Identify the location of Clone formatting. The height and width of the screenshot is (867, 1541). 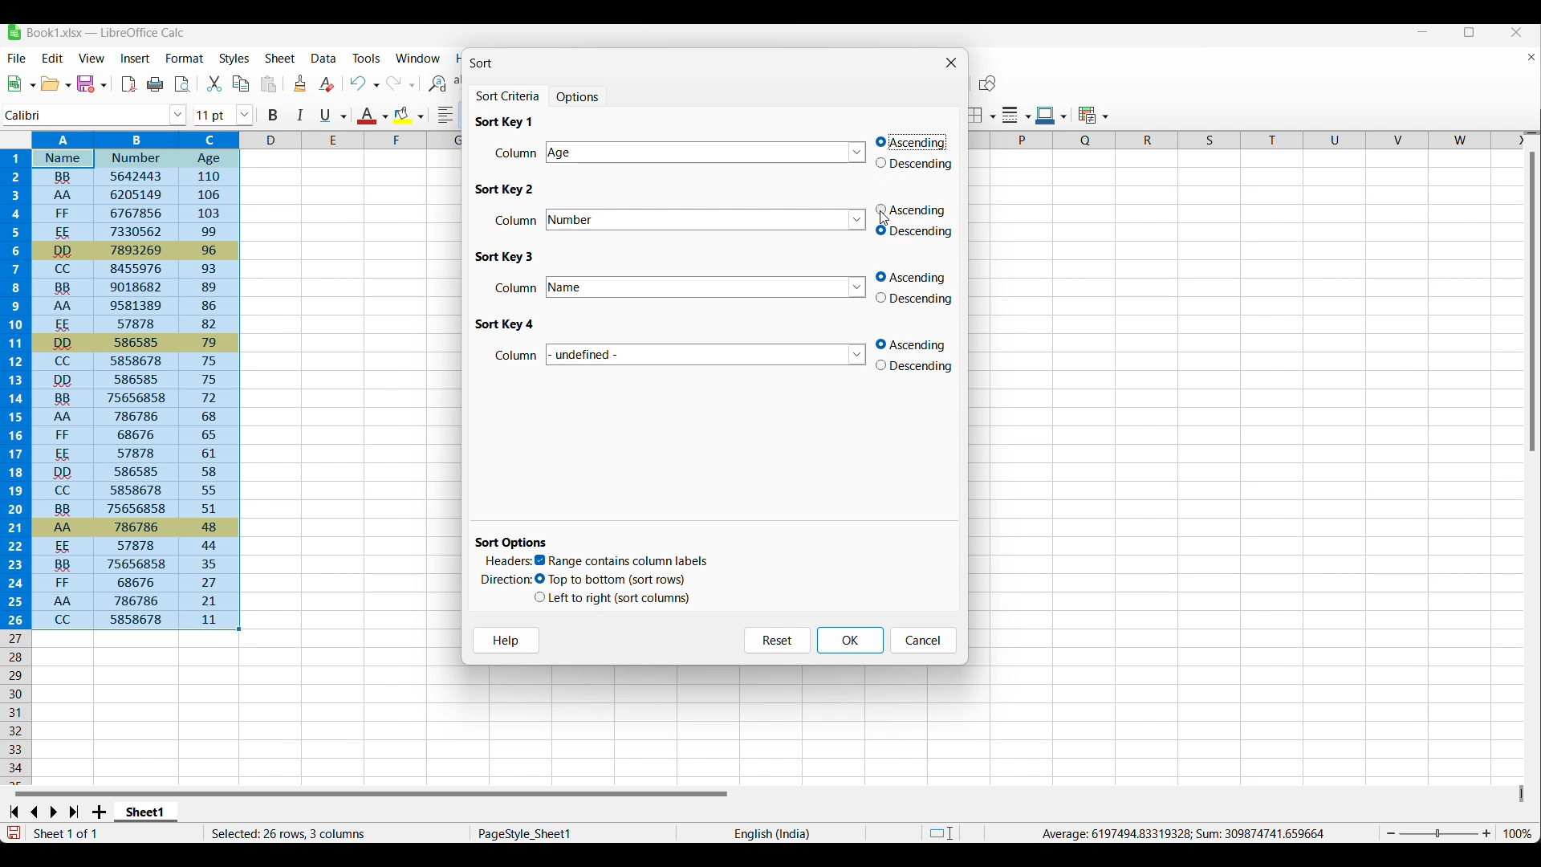
(300, 83).